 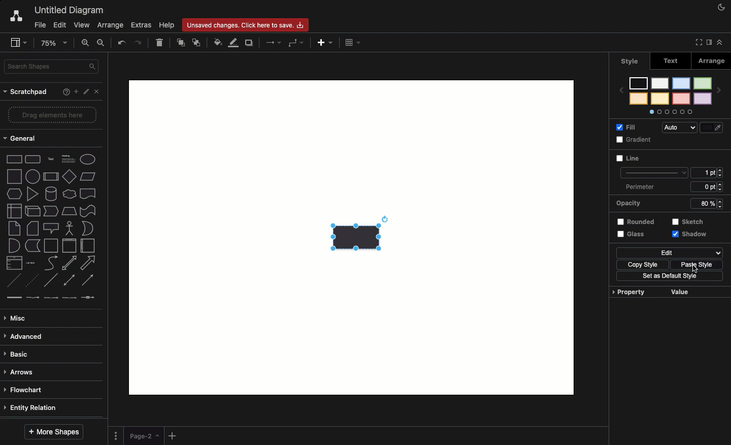 What do you see at coordinates (70, 264) in the screenshot?
I see `bidirectional arrow` at bounding box center [70, 264].